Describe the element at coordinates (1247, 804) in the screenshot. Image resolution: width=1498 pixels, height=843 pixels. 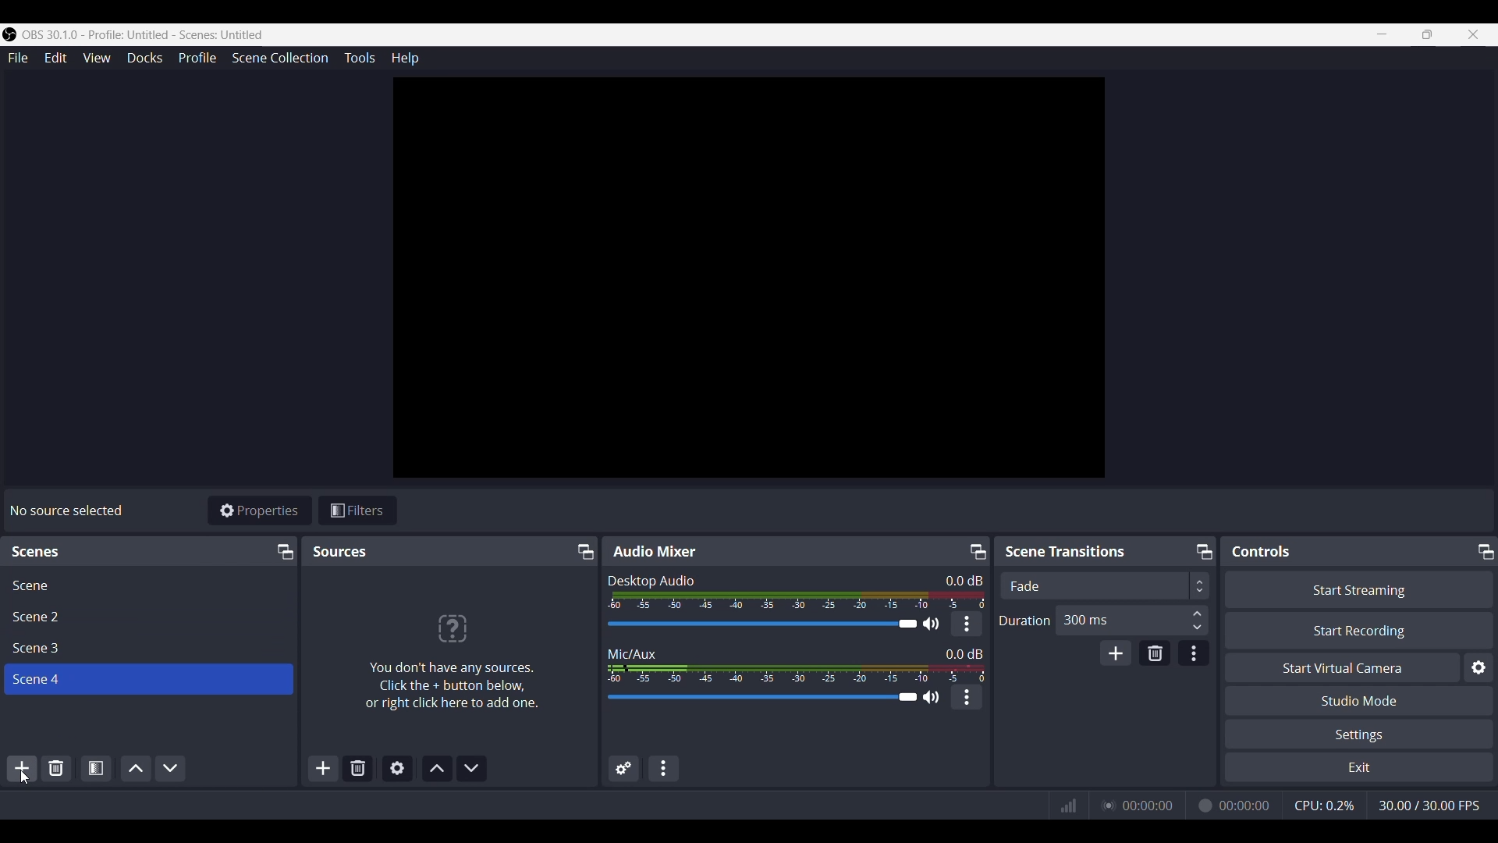
I see `00:00:00` at that location.